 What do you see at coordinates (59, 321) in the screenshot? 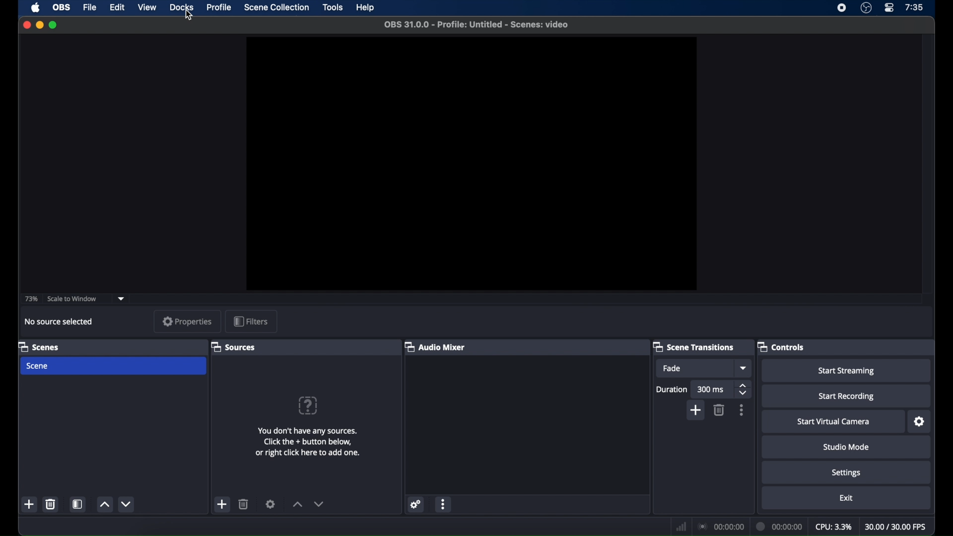
I see `no source selected` at bounding box center [59, 321].